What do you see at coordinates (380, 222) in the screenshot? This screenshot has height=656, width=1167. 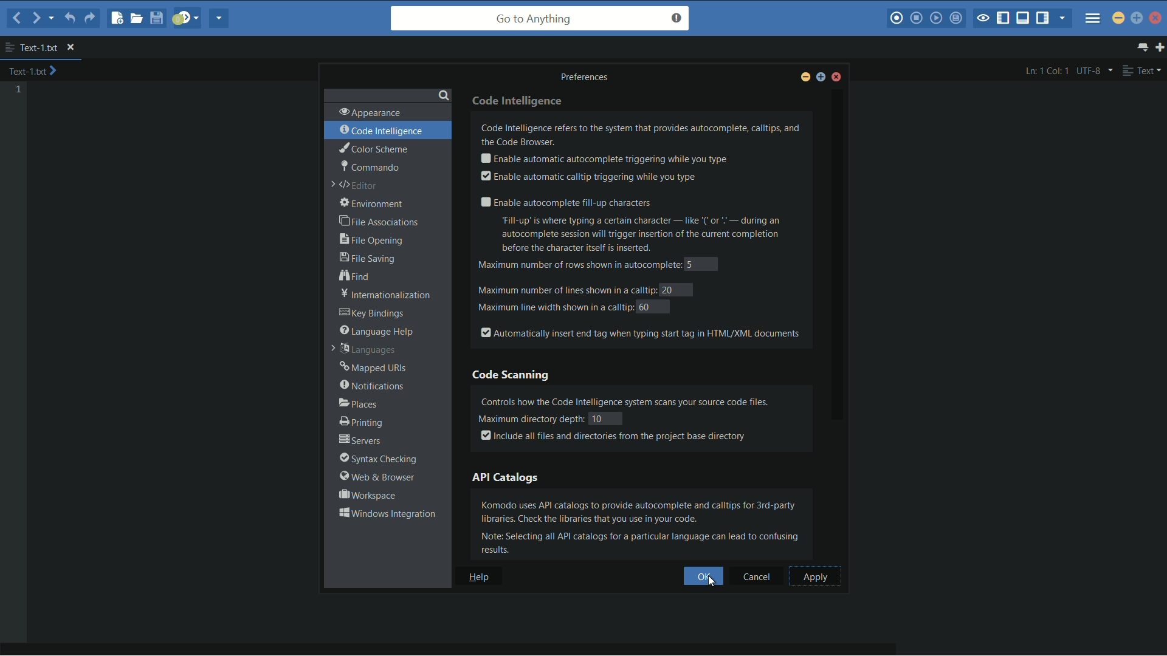 I see `file associations` at bounding box center [380, 222].